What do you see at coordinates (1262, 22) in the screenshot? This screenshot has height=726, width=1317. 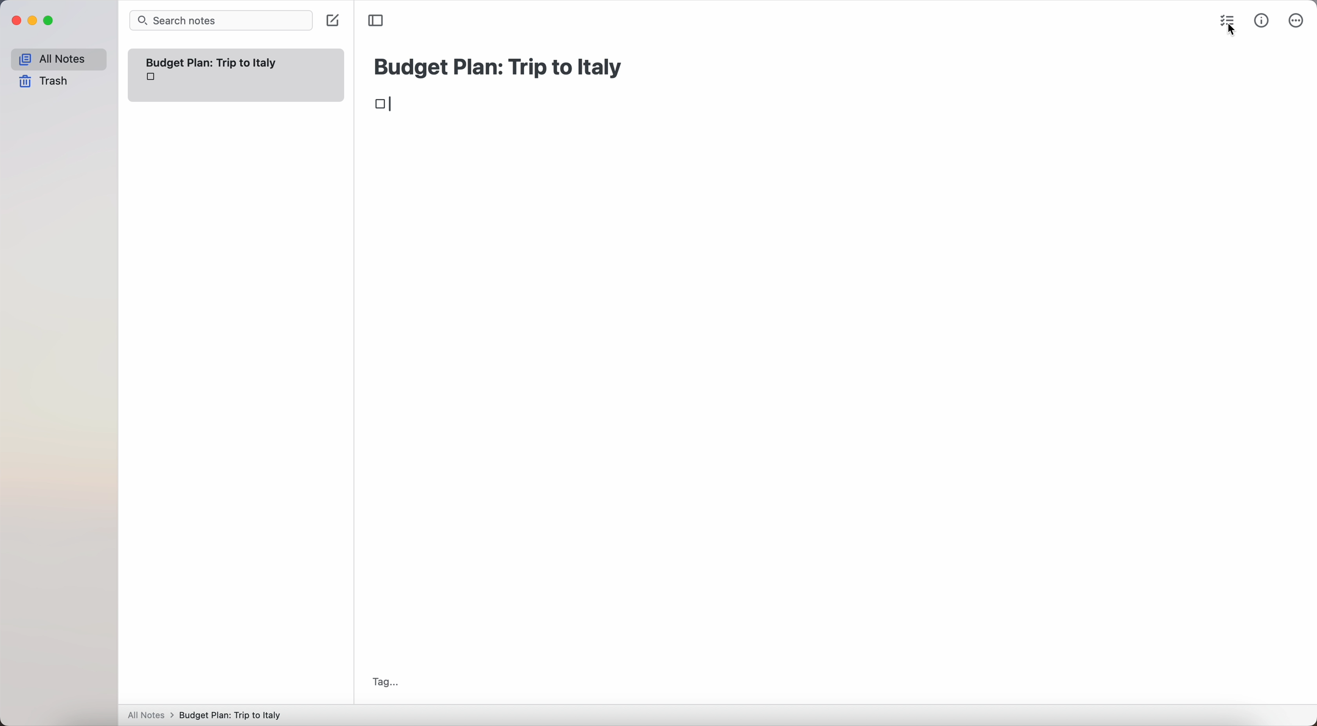 I see `metrics` at bounding box center [1262, 22].